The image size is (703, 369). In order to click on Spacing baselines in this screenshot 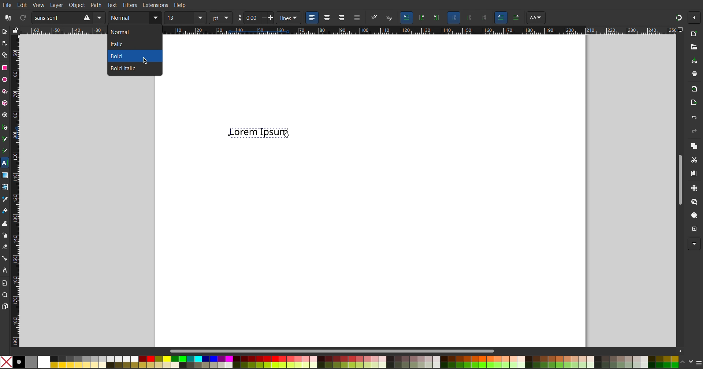, I will do `click(256, 18)`.